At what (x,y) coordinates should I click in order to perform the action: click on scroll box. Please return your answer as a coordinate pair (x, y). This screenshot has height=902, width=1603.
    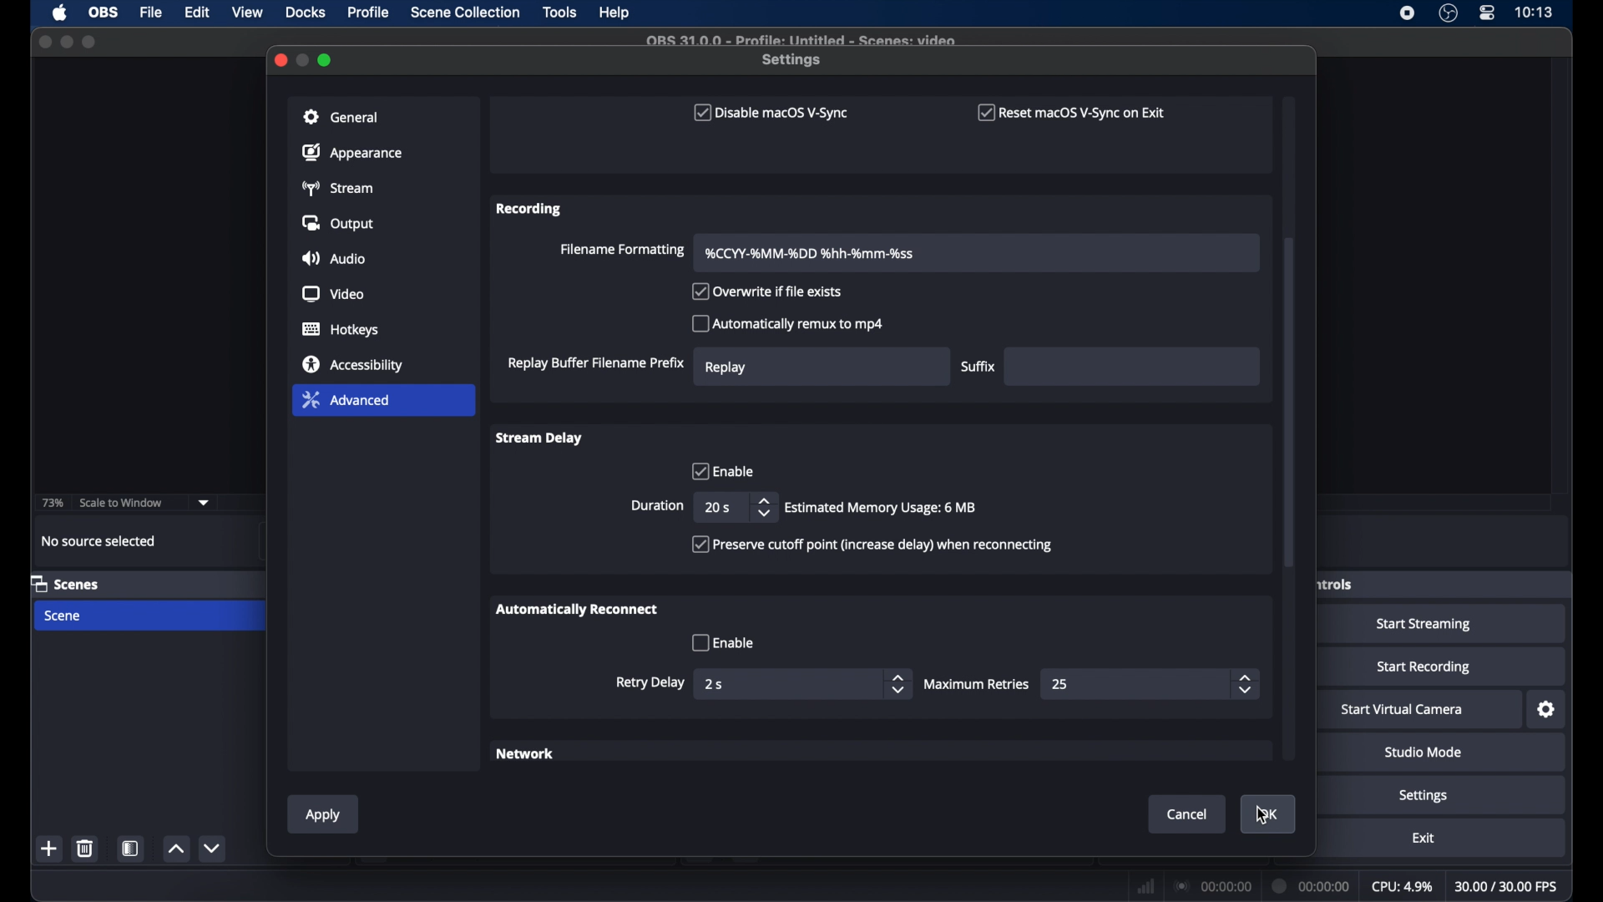
    Looking at the image, I should click on (1289, 404).